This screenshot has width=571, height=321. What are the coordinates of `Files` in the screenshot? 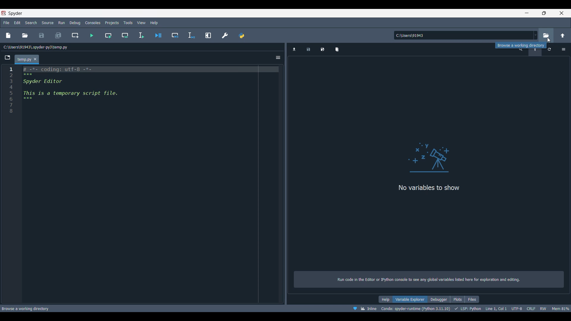 It's located at (472, 299).